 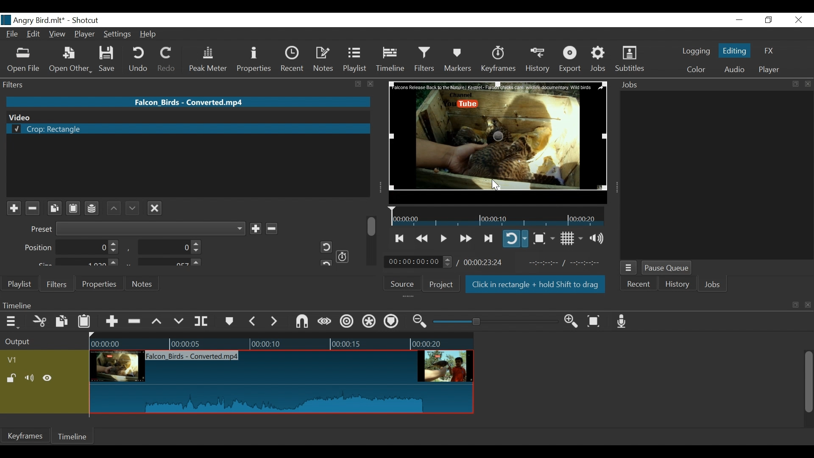 I want to click on Vertical Scroll bar, so click(x=808, y=383).